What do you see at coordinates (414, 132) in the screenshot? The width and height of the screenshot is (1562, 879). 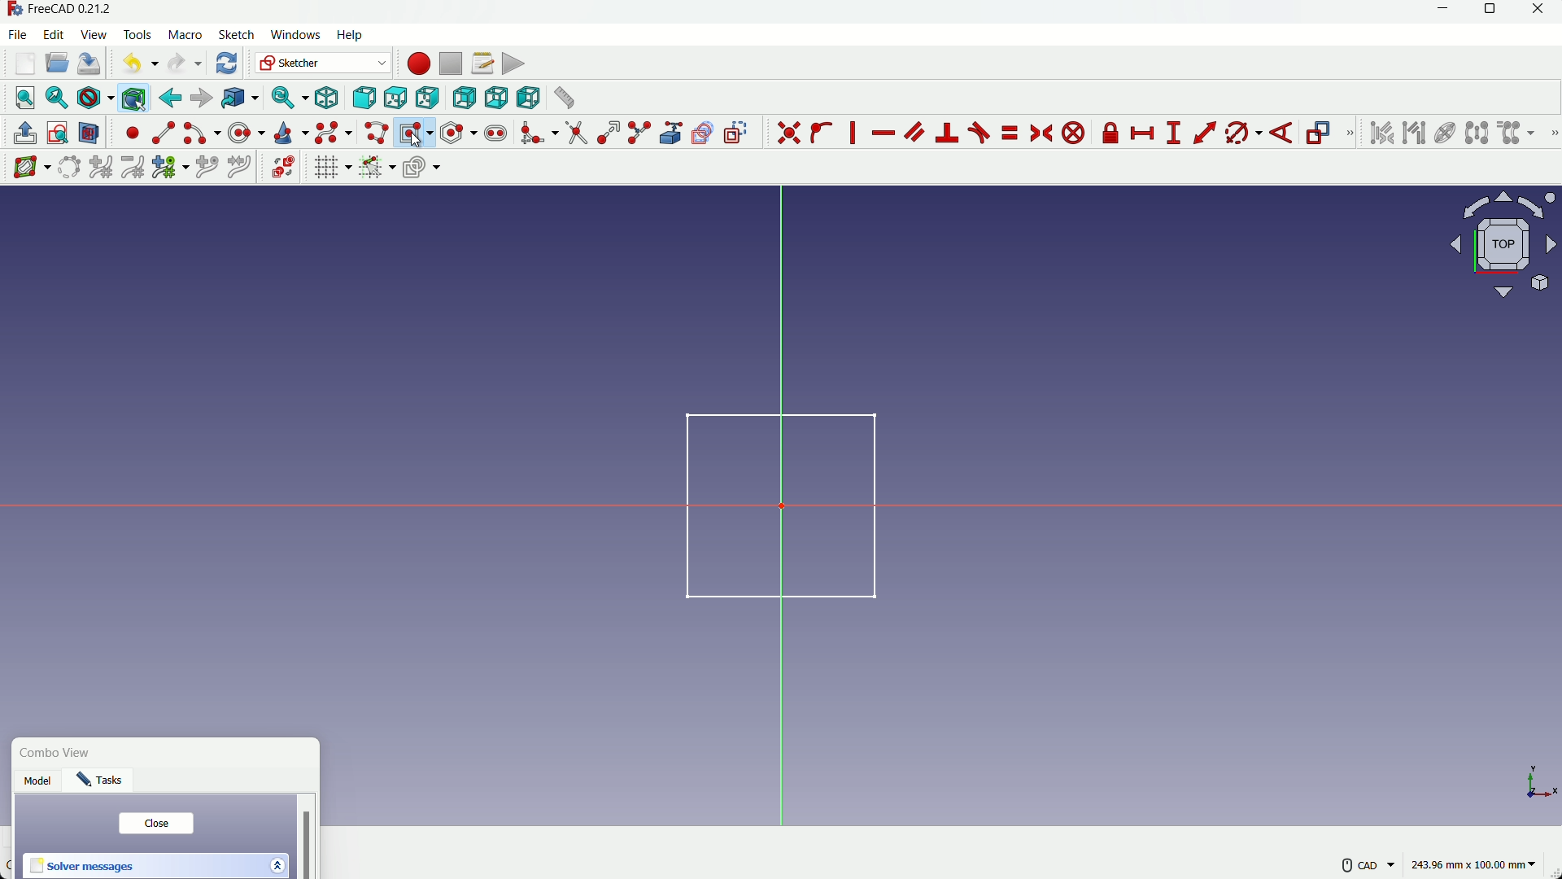 I see `create rectangle` at bounding box center [414, 132].